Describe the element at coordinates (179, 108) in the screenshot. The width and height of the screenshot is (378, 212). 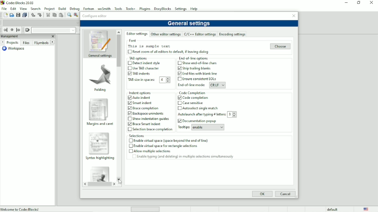
I see `` at that location.